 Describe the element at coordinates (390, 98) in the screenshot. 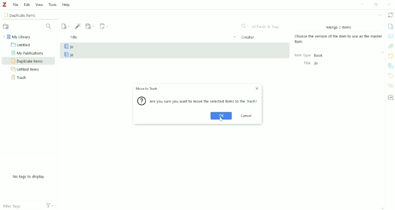

I see `Locate` at that location.